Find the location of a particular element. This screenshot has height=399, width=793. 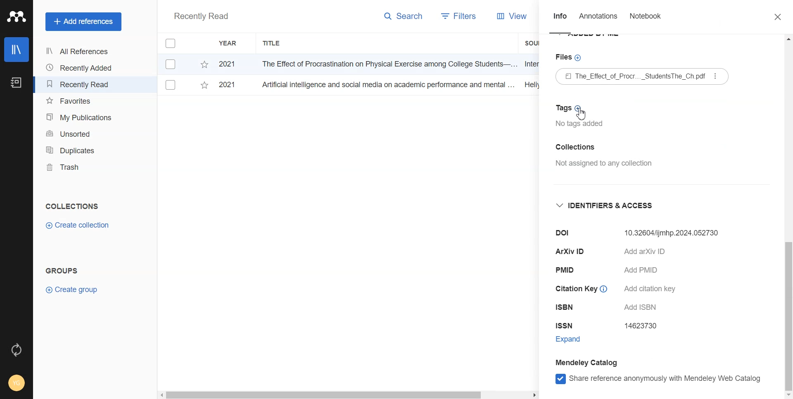

Search is located at coordinates (404, 18).